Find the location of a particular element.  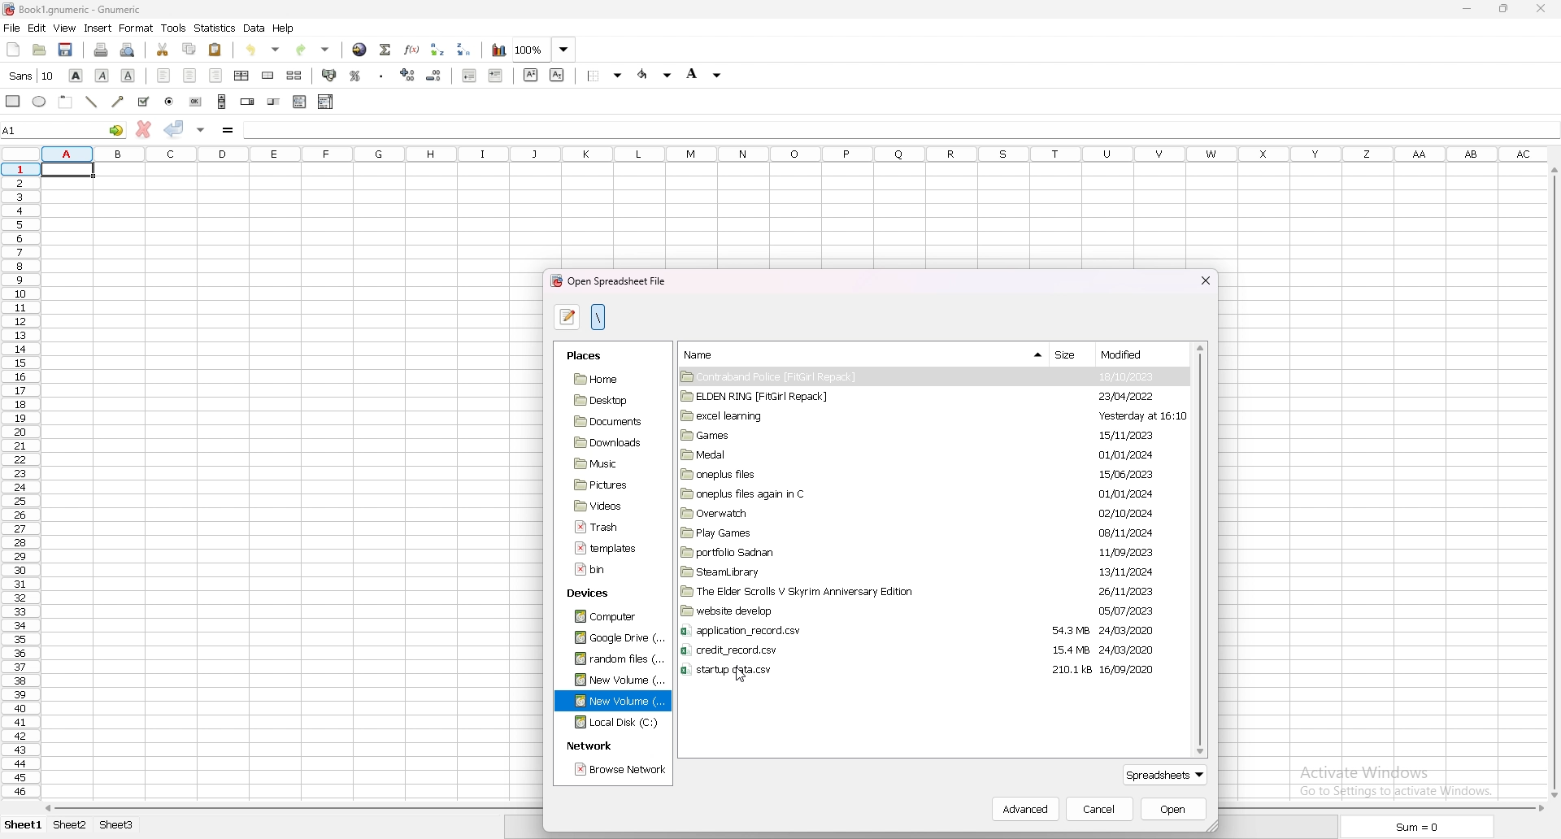

foreground is located at coordinates (656, 75).